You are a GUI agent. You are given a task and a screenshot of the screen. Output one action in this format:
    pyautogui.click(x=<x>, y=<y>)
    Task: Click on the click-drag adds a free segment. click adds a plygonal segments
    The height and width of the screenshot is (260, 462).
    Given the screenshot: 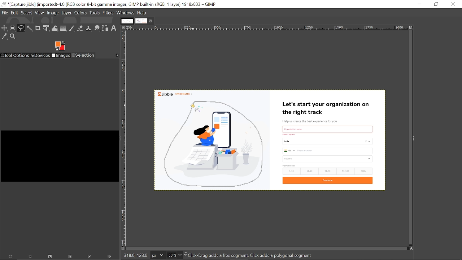 What is the action you would take?
    pyautogui.click(x=250, y=255)
    